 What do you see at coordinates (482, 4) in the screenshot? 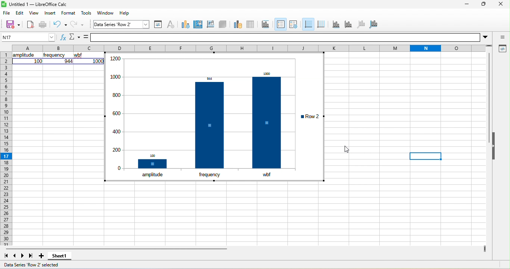
I see `maximize` at bounding box center [482, 4].